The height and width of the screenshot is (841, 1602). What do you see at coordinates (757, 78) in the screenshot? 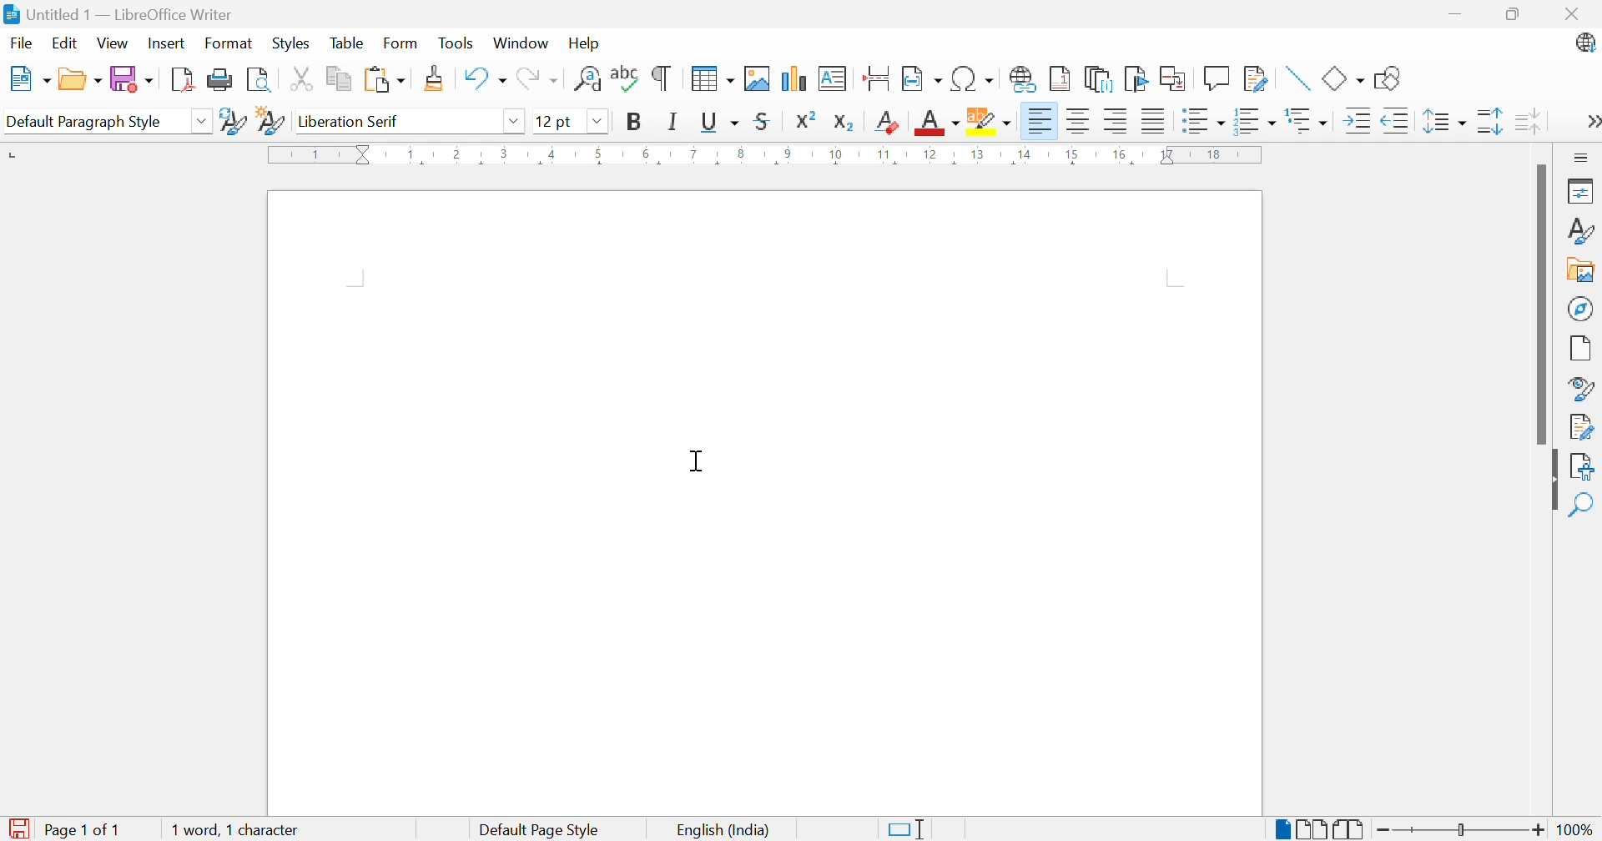
I see `Insert image` at bounding box center [757, 78].